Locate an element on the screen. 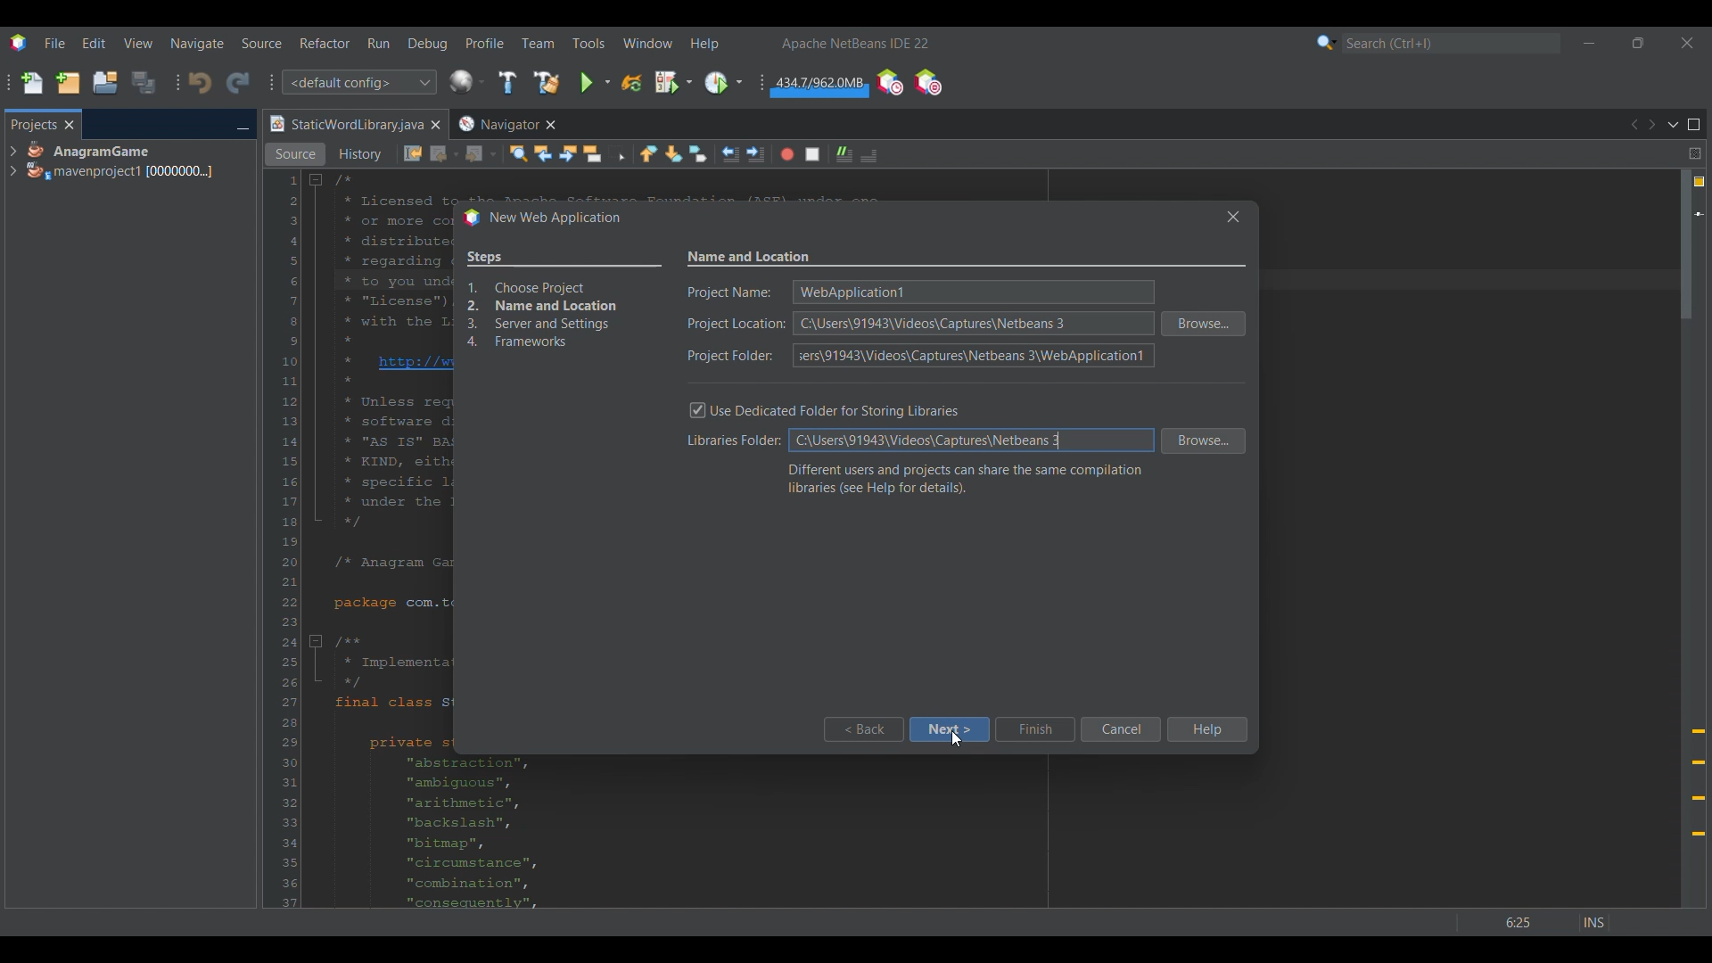  Maximize window is located at coordinates (1694, 125).